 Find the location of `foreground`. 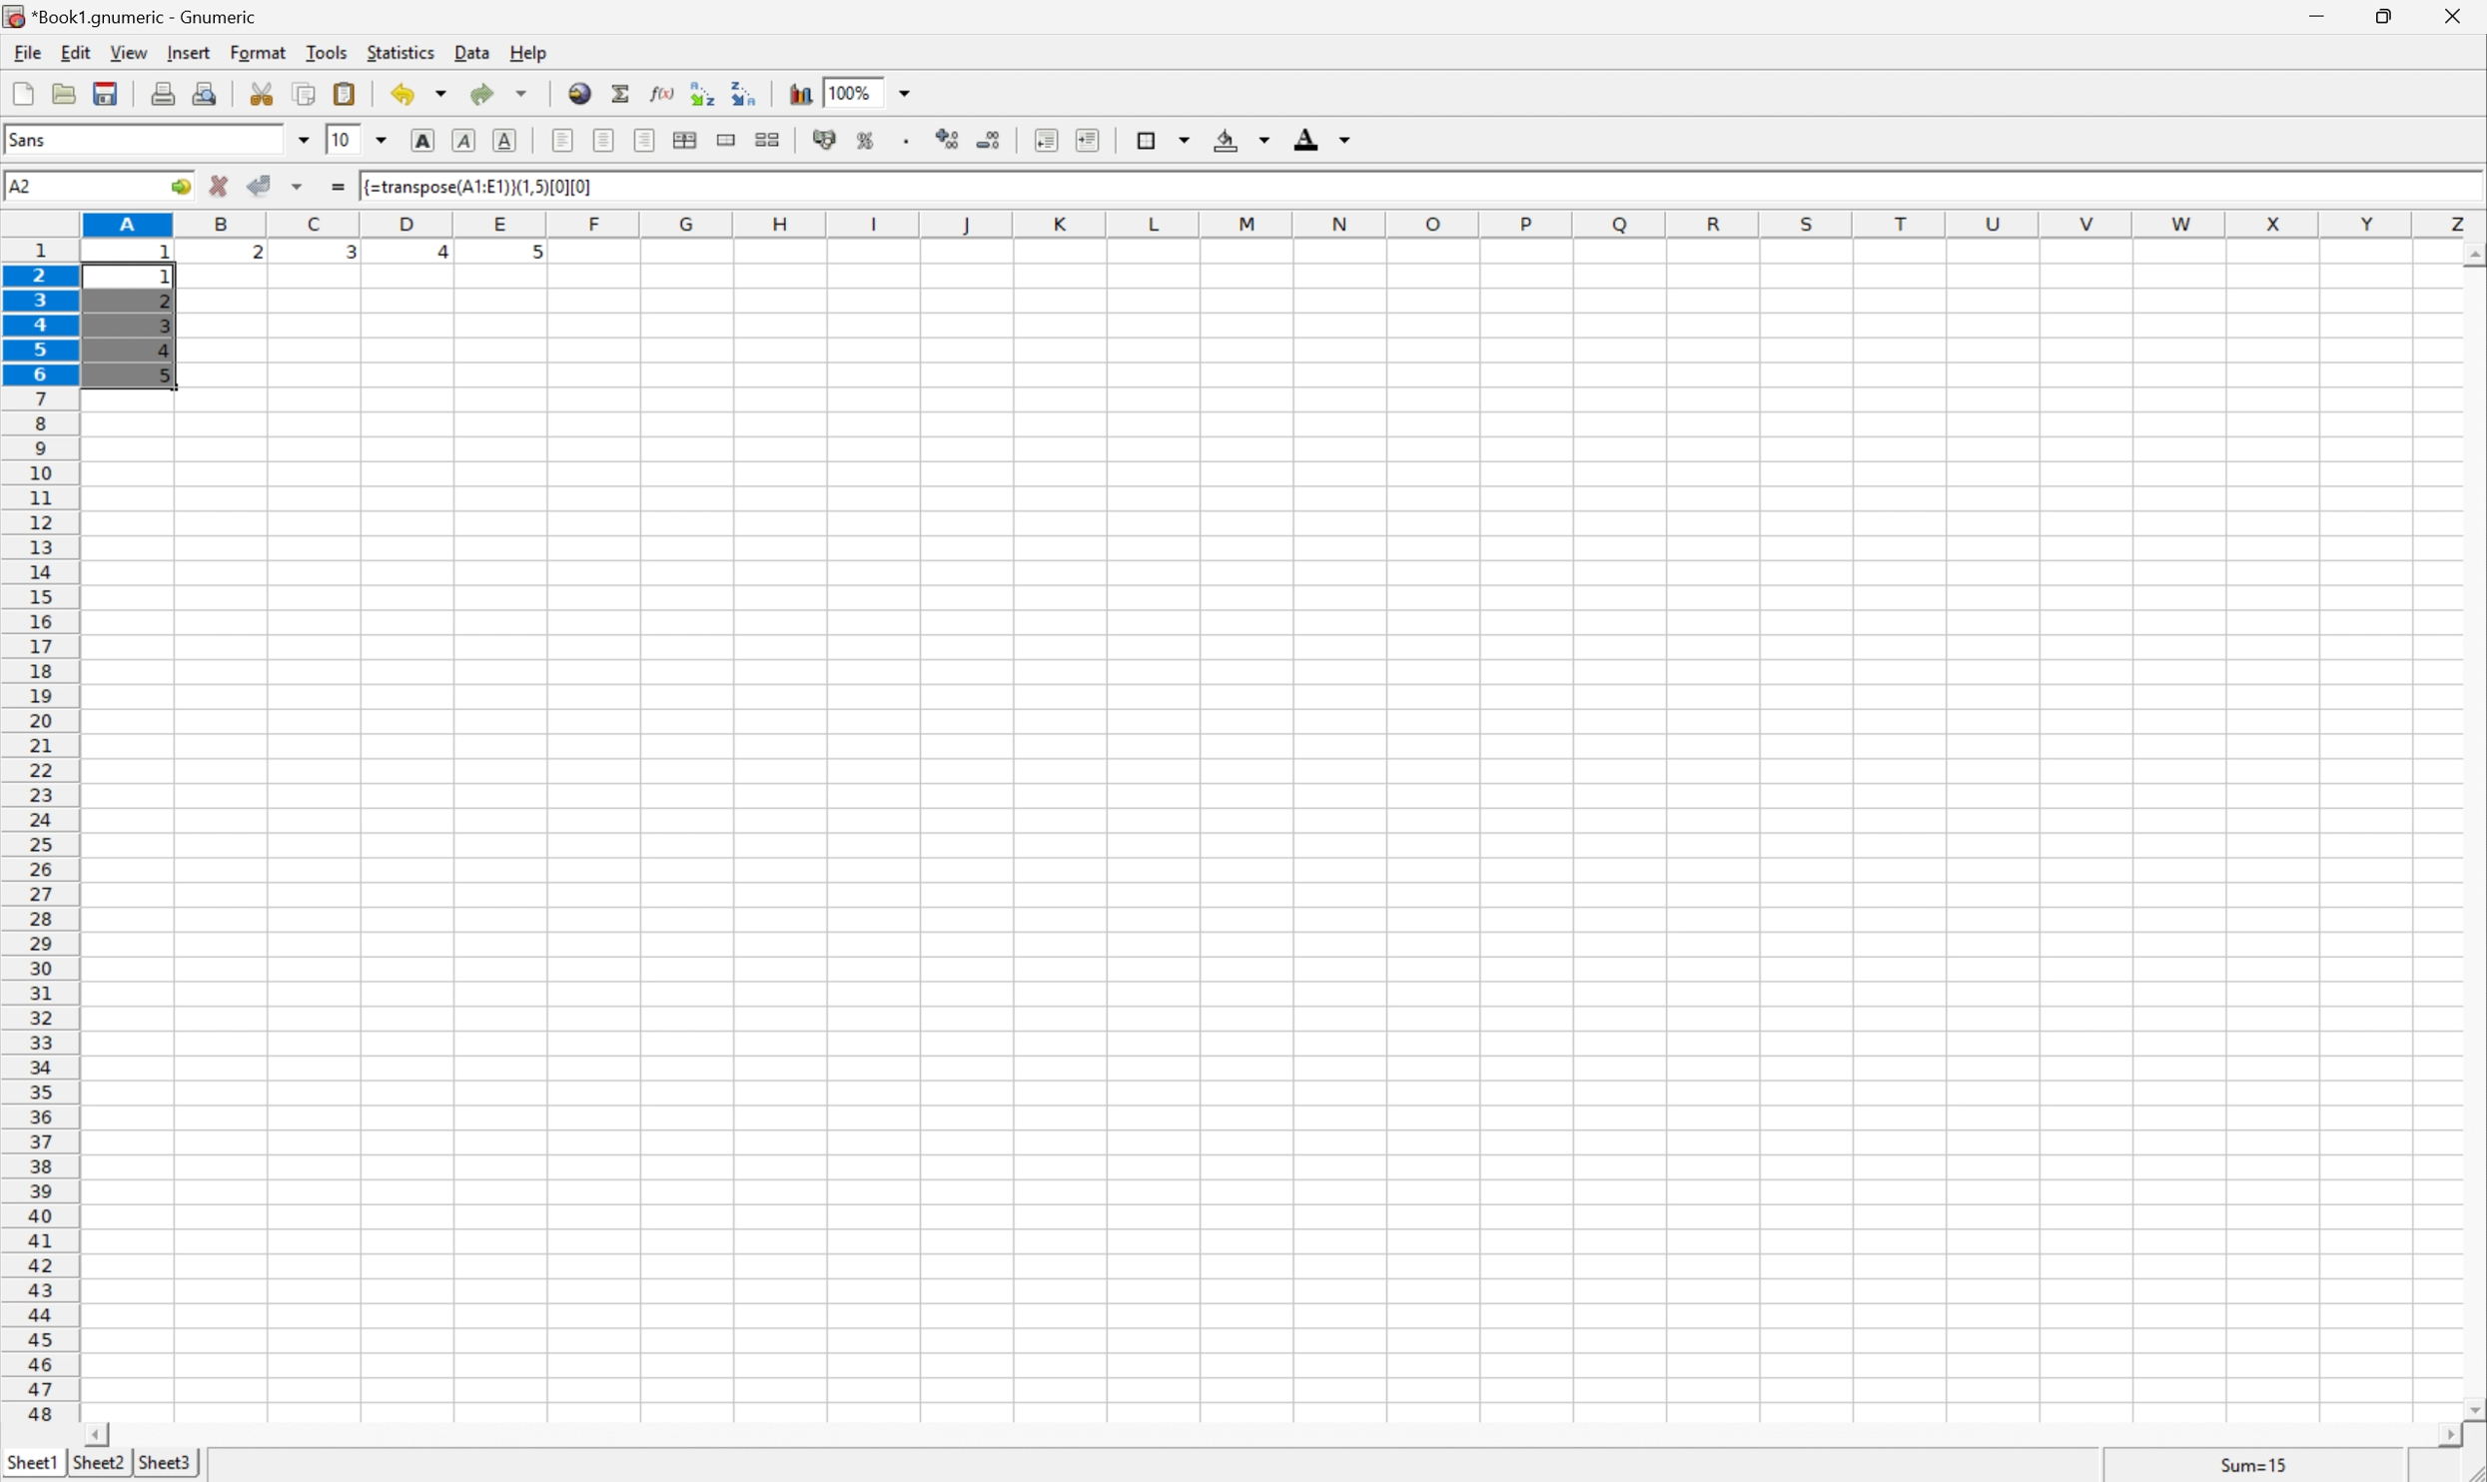

foreground is located at coordinates (1326, 141).